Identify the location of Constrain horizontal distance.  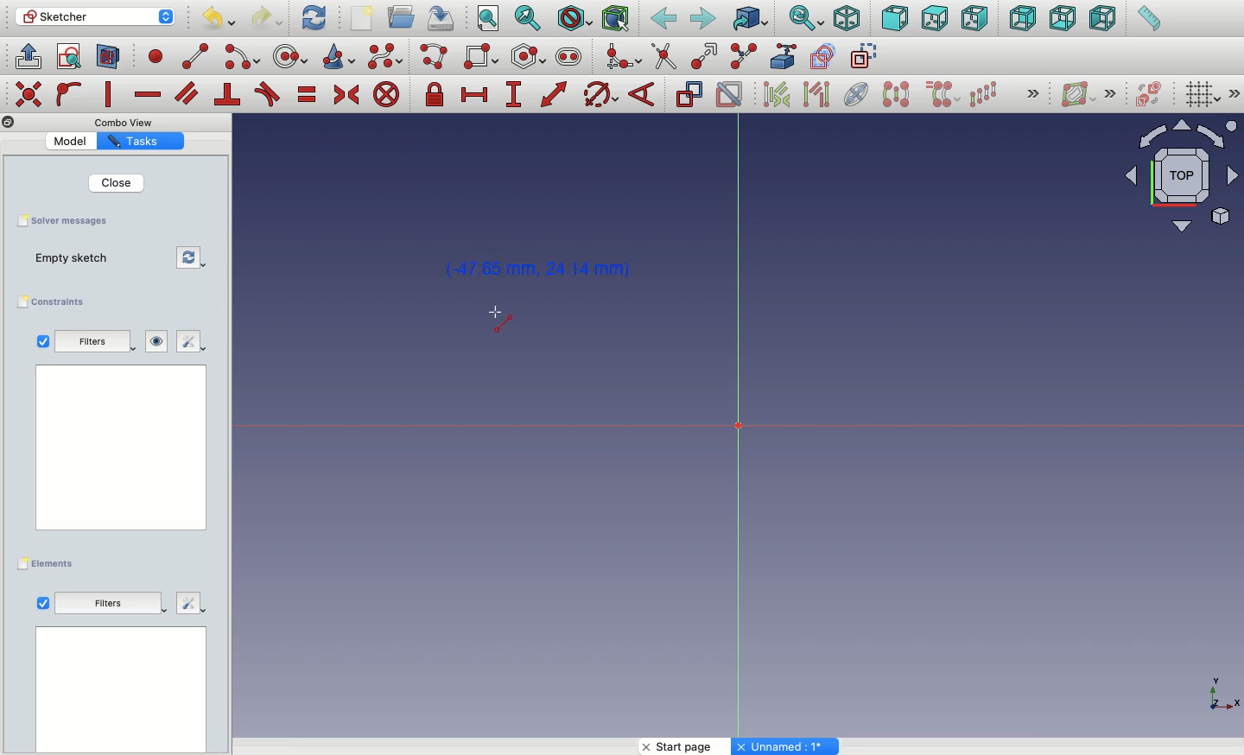
(478, 96).